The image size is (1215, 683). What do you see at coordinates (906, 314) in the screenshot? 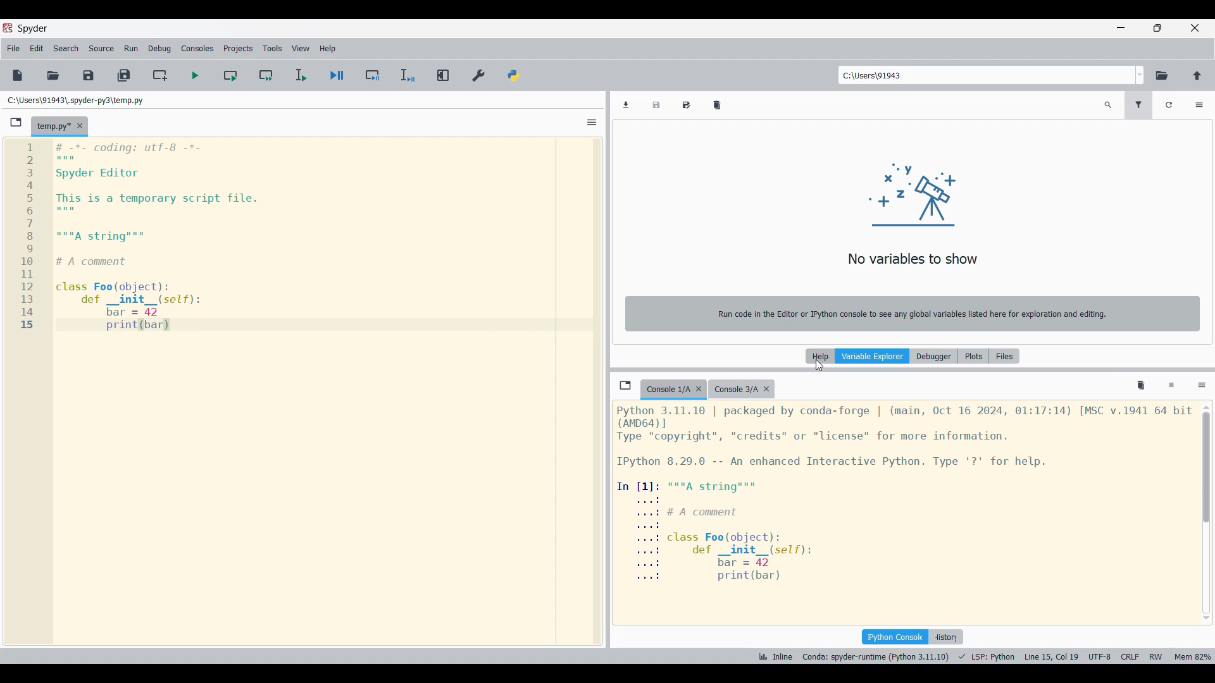
I see `Run code in the Editor or Python console to see any global variables listed here for exploration and editing.` at bounding box center [906, 314].